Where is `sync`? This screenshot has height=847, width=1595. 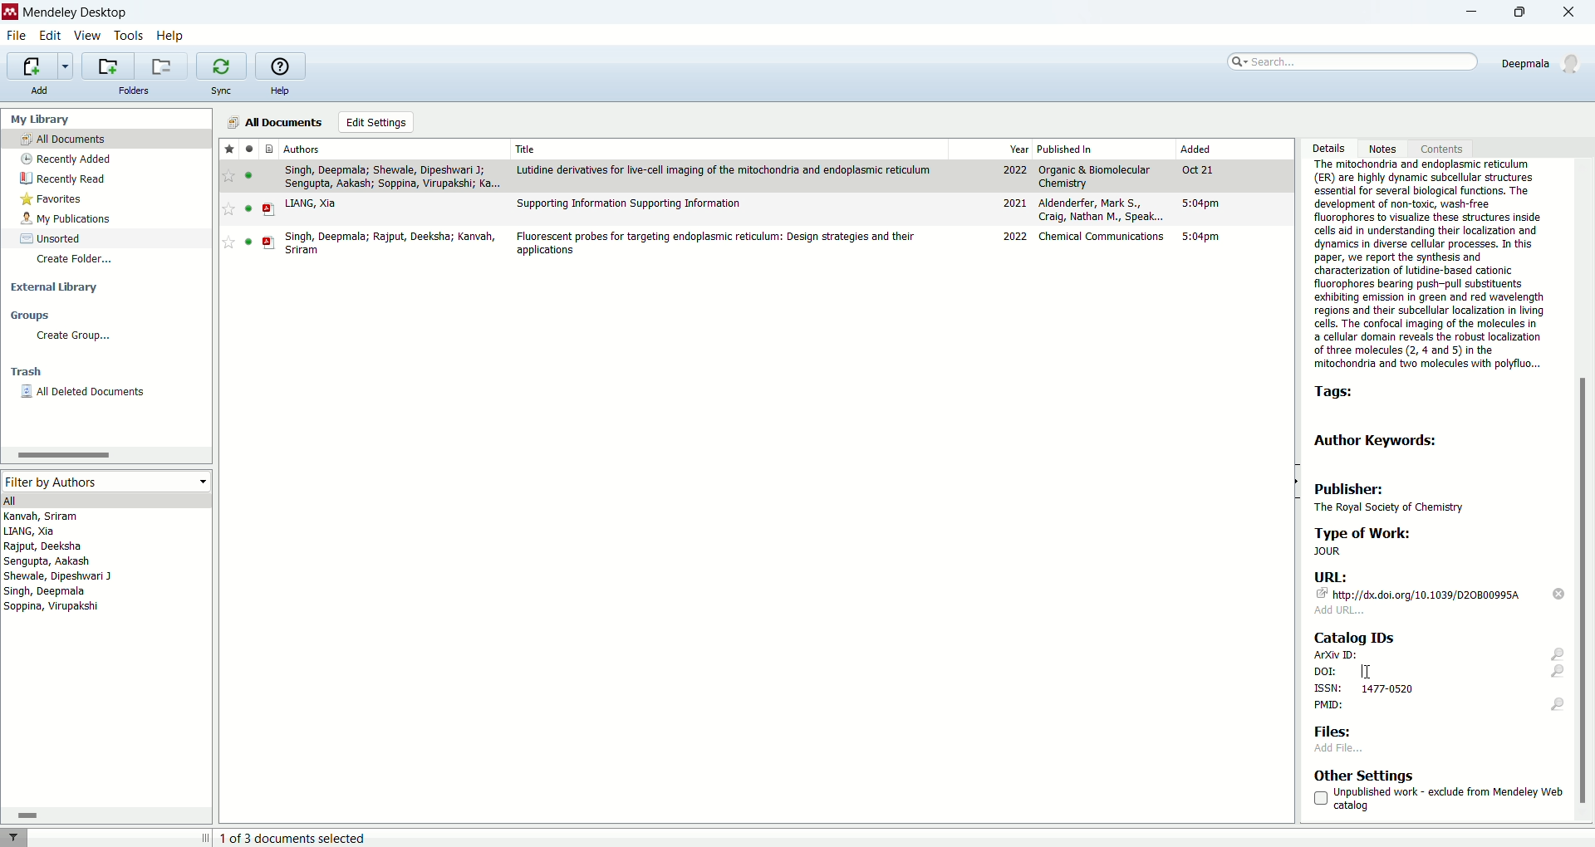
sync is located at coordinates (220, 91).